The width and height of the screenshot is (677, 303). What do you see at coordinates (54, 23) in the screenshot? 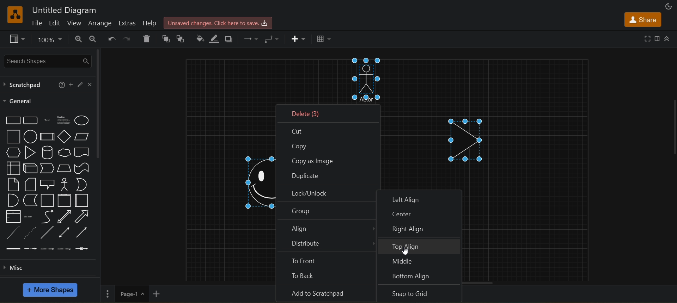
I see `edit` at bounding box center [54, 23].